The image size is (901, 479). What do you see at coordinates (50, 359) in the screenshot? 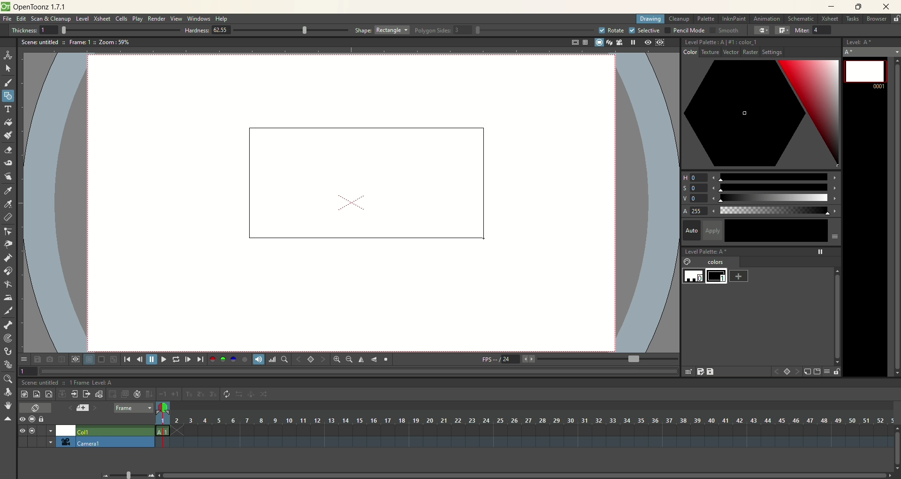
I see `snapchat` at bounding box center [50, 359].